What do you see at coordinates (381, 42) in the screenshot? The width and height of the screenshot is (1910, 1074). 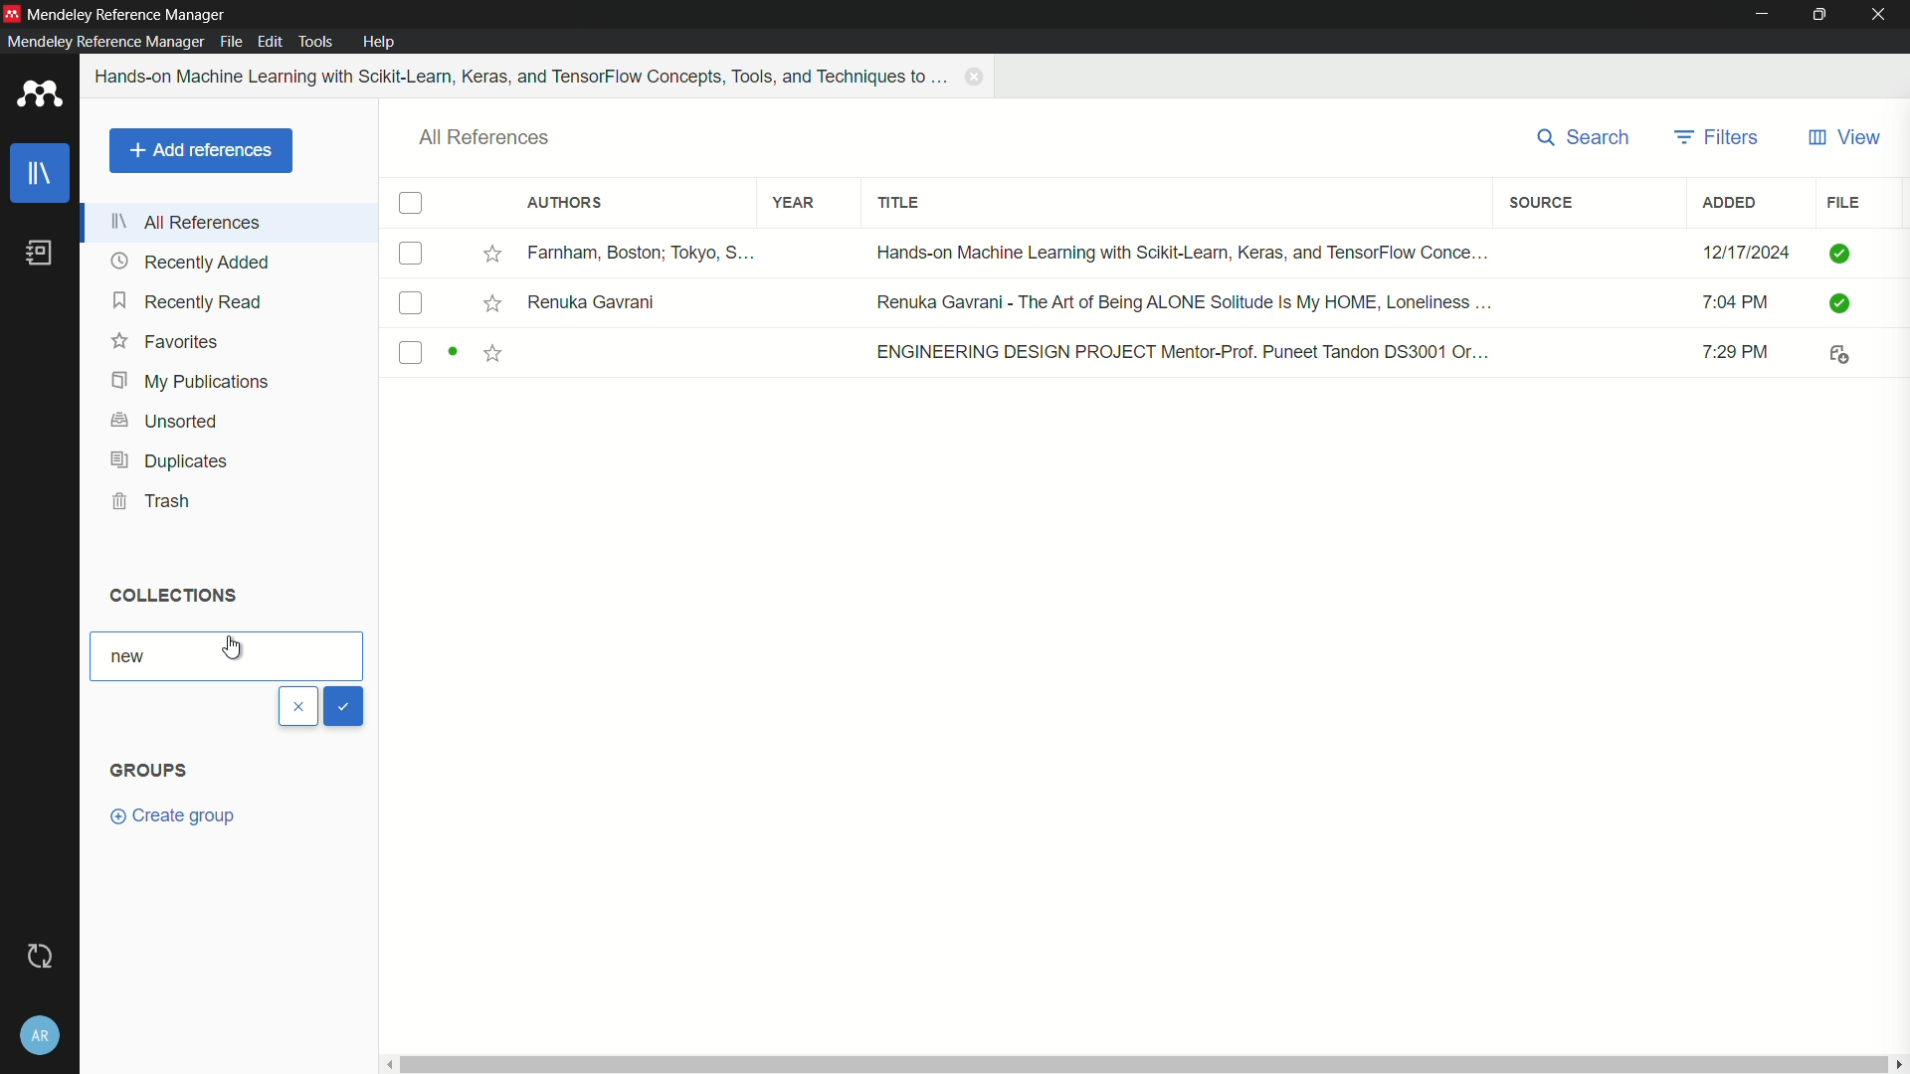 I see `help menu` at bounding box center [381, 42].